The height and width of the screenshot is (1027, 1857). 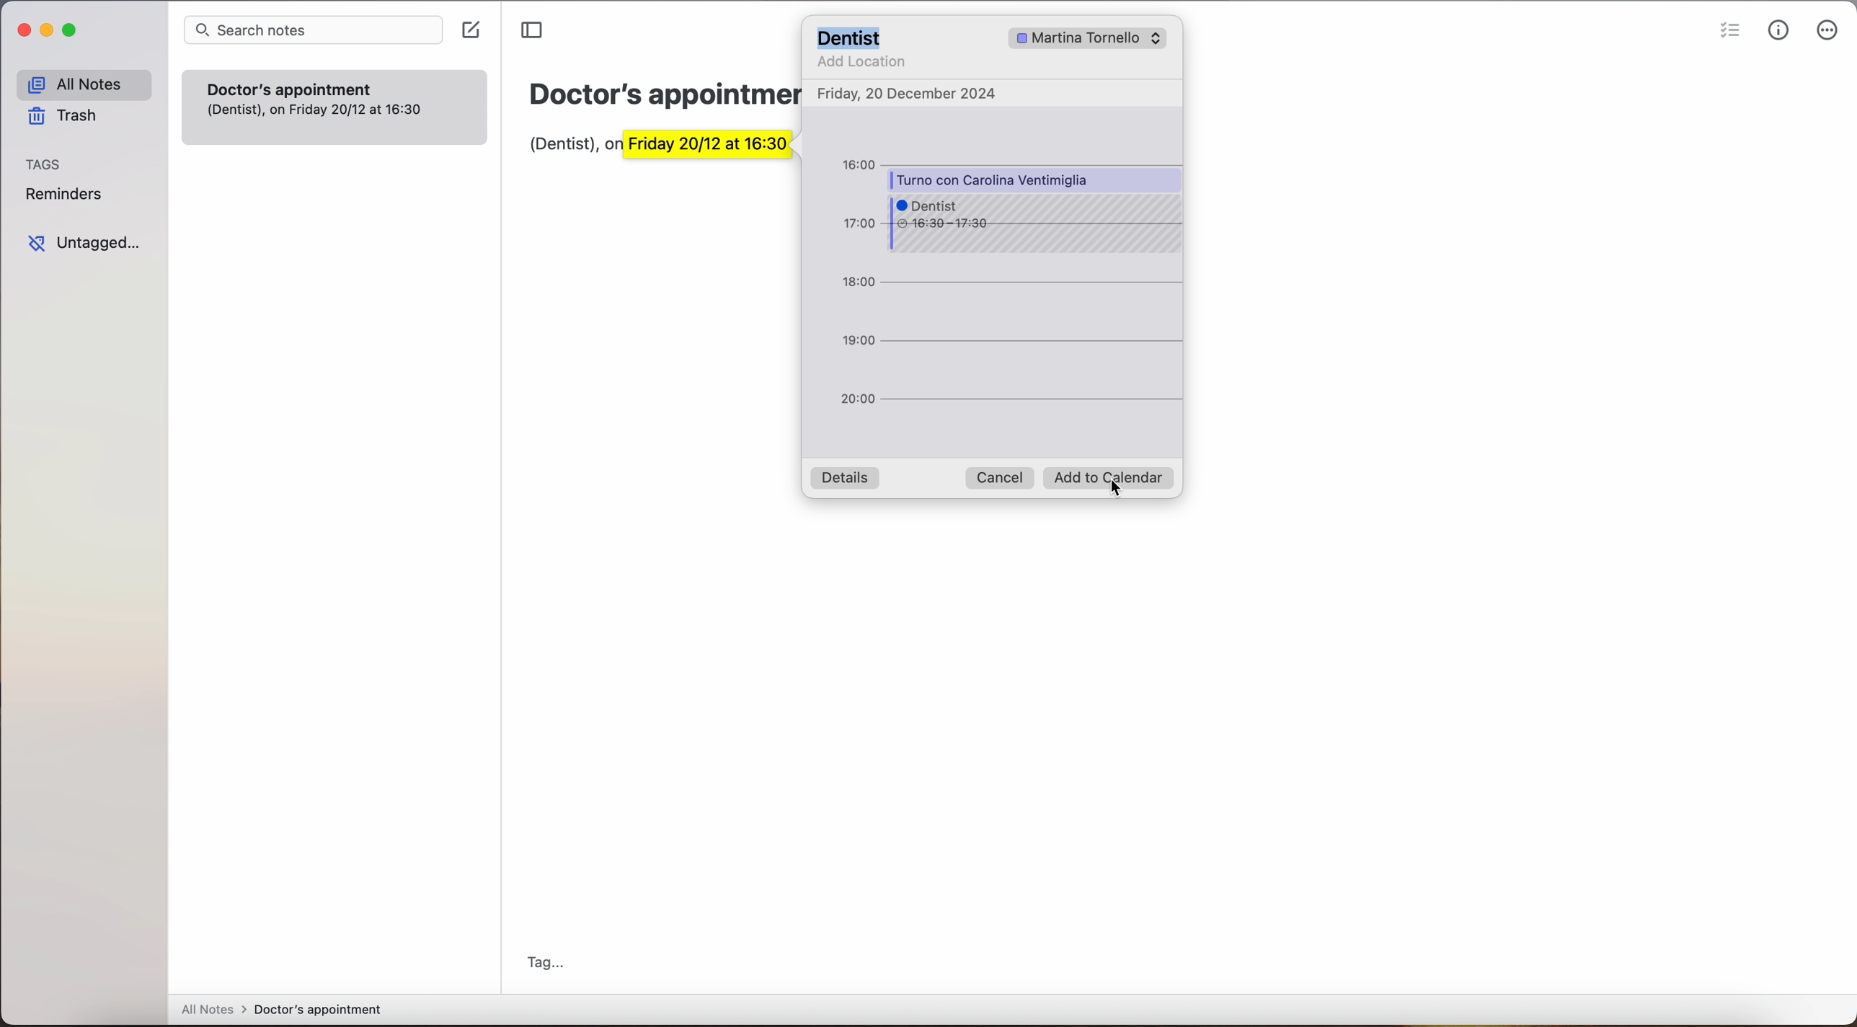 I want to click on 16:30 - 17:30, so click(x=948, y=226).